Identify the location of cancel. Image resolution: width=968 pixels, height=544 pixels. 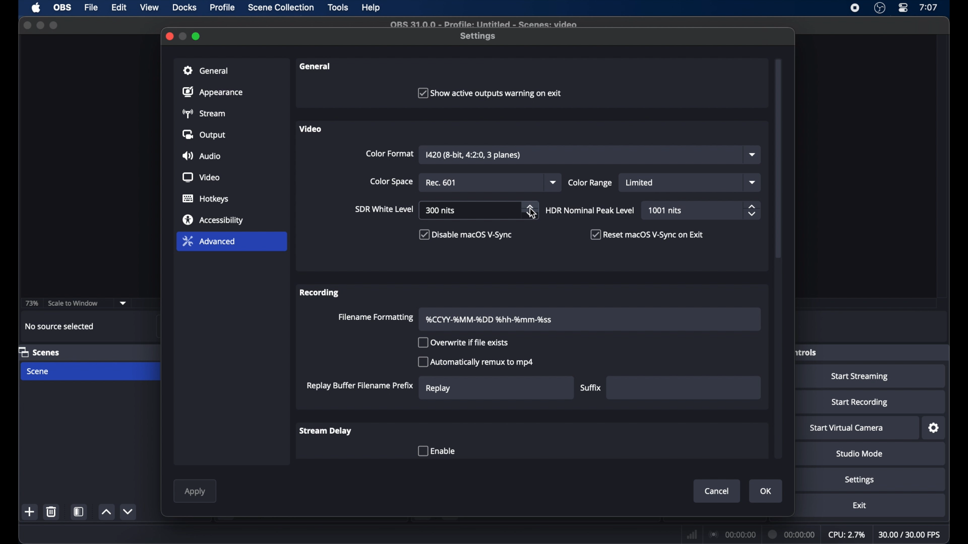
(717, 491).